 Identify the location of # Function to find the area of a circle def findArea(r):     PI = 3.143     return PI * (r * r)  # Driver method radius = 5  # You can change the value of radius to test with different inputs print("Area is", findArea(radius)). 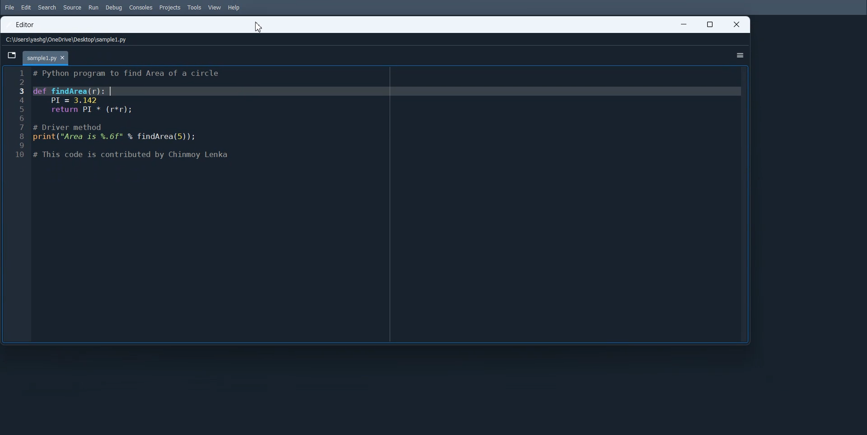
(390, 204).